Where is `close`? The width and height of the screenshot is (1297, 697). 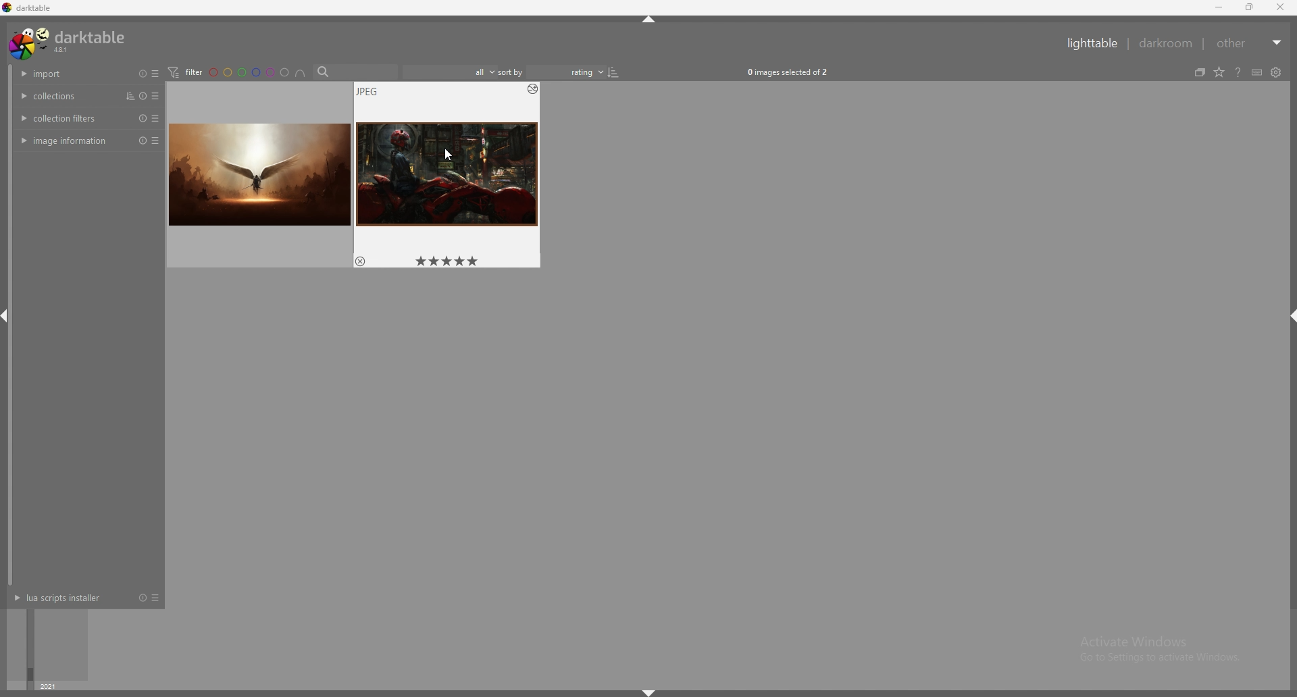 close is located at coordinates (1279, 7).